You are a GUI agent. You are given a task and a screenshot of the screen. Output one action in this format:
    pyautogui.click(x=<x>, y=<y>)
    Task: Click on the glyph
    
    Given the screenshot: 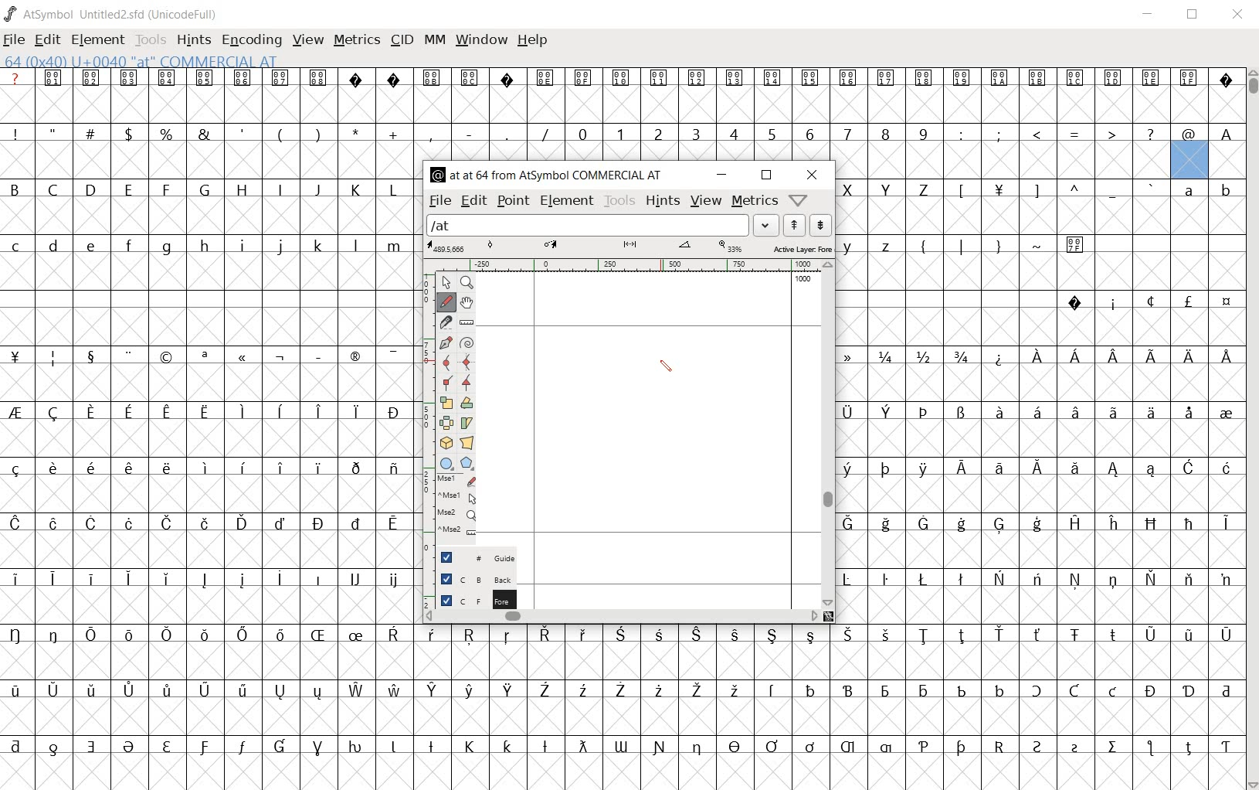 What is the action you would take?
    pyautogui.click(x=207, y=427)
    